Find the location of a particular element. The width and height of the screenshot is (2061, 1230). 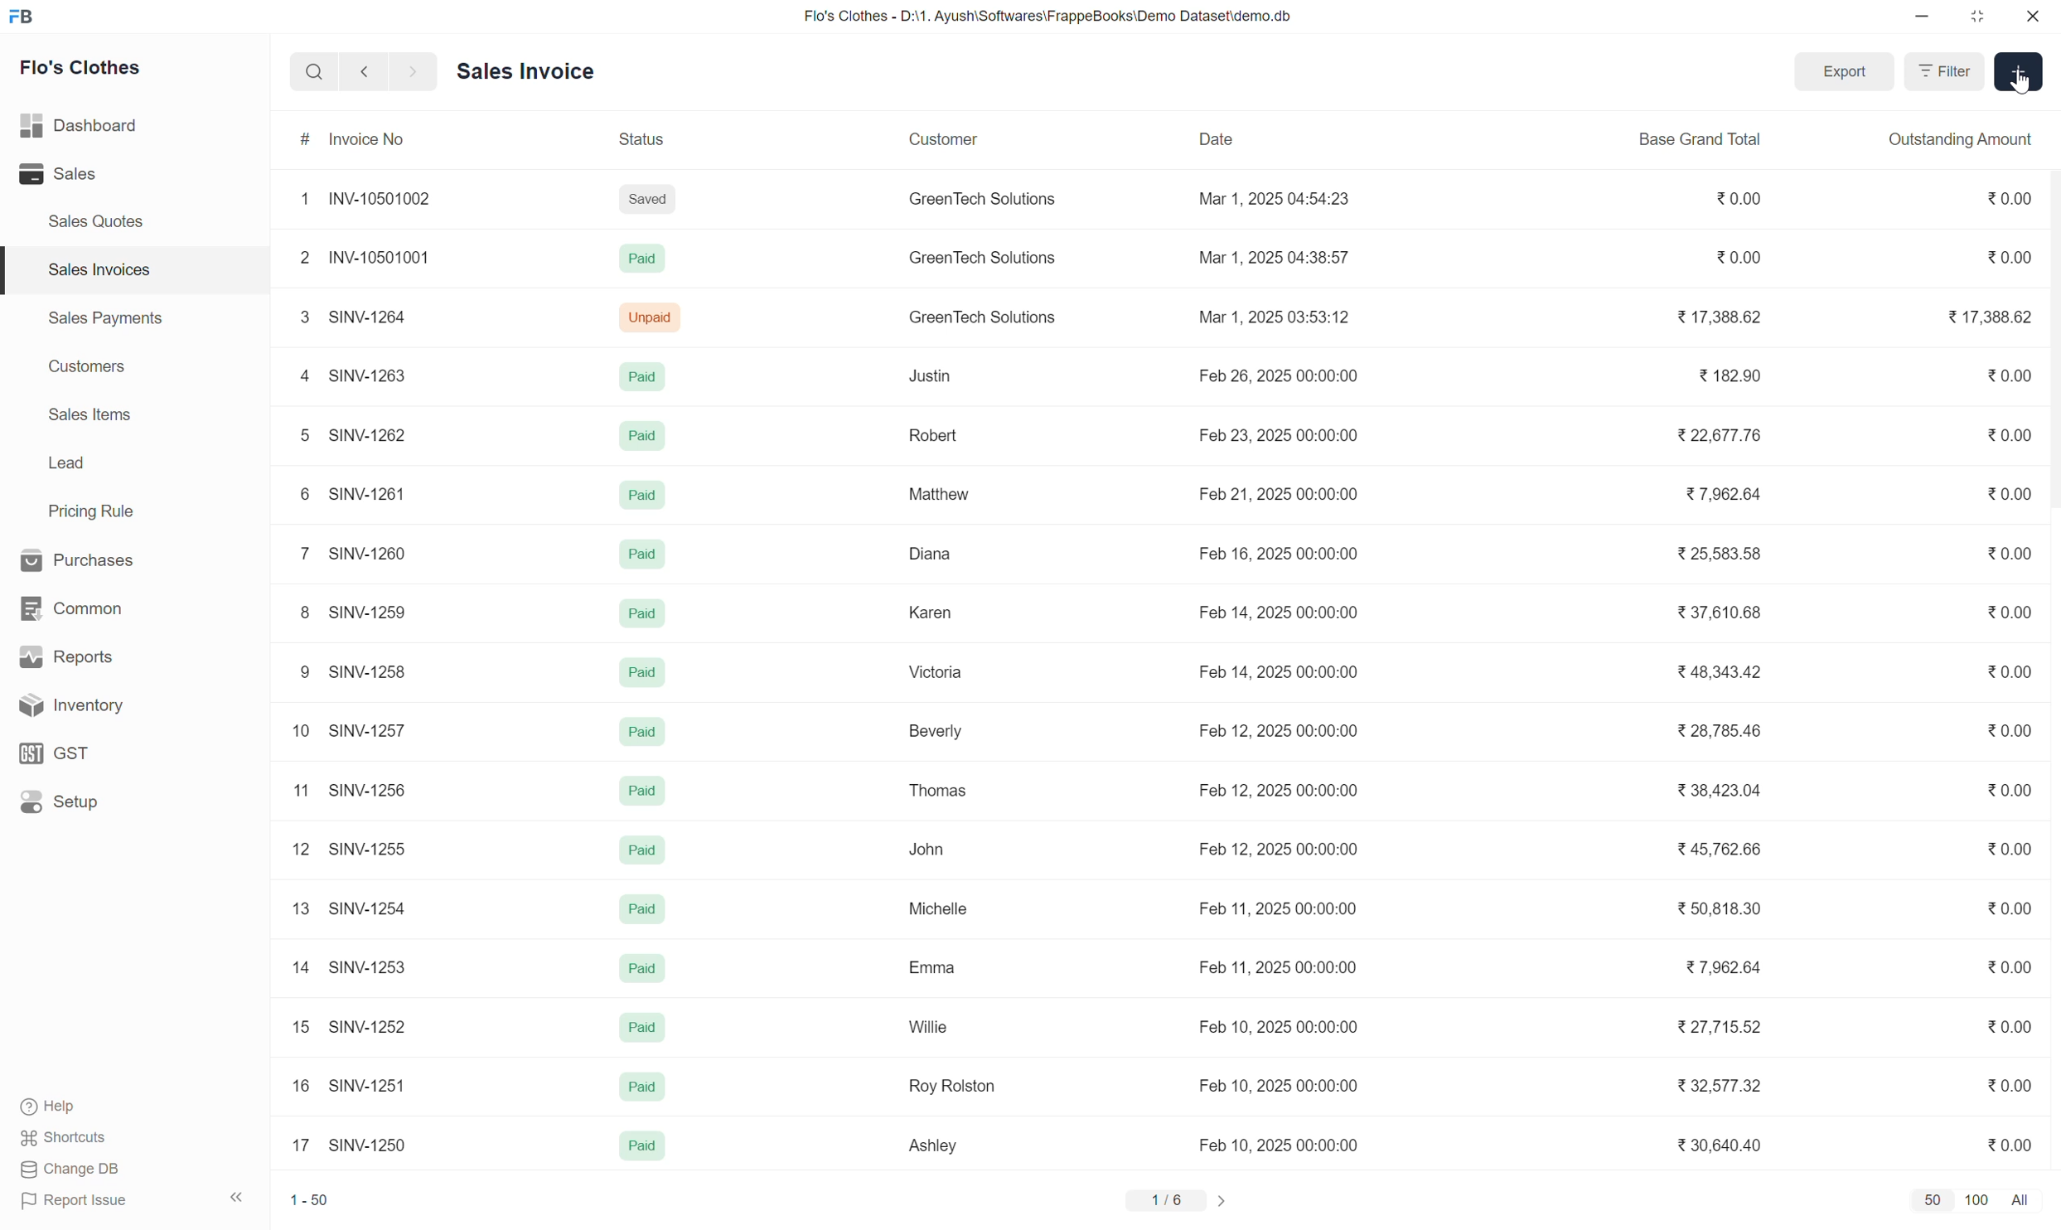

Feb 11, 2025 00:00:00 is located at coordinates (1279, 969).